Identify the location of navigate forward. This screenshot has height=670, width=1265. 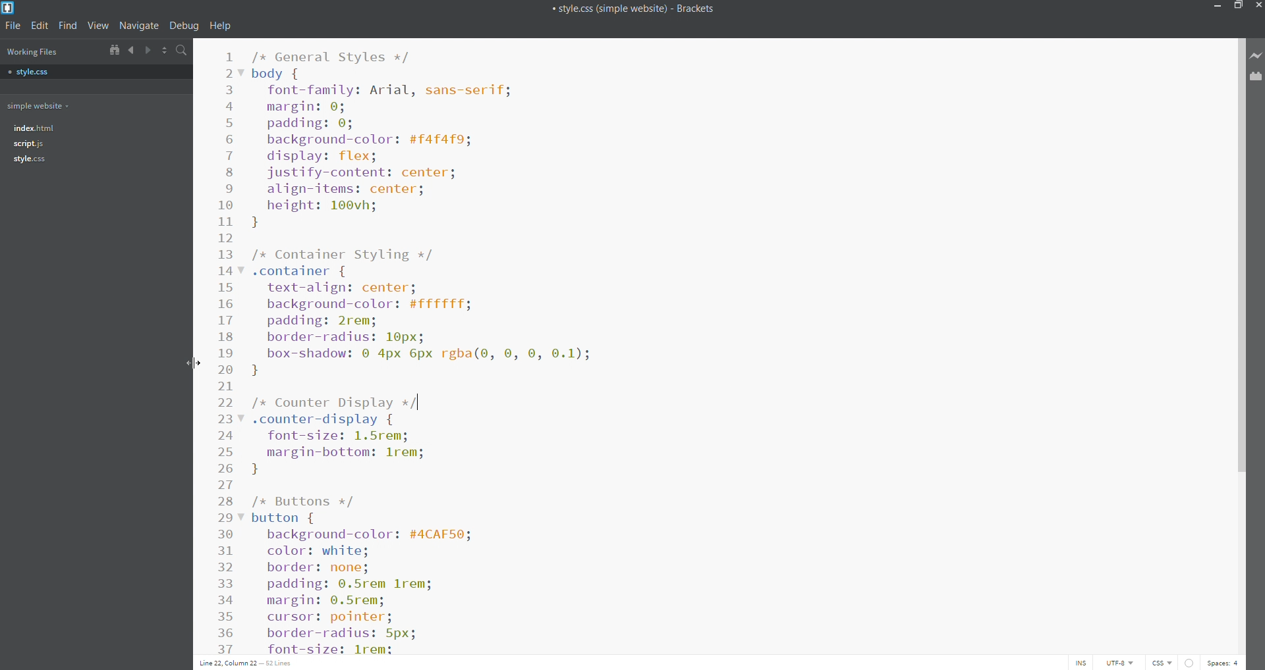
(148, 50).